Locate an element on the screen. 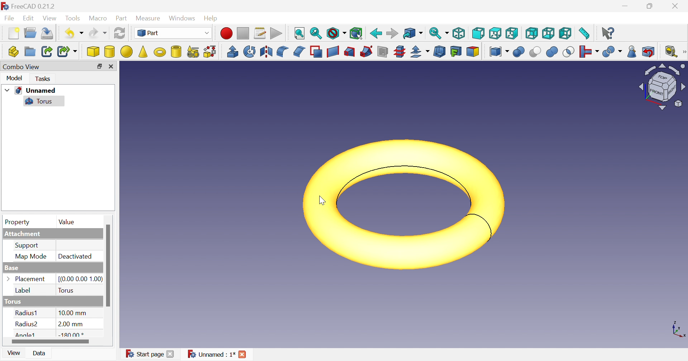 The width and height of the screenshot is (688, 361). Torus is located at coordinates (158, 52).